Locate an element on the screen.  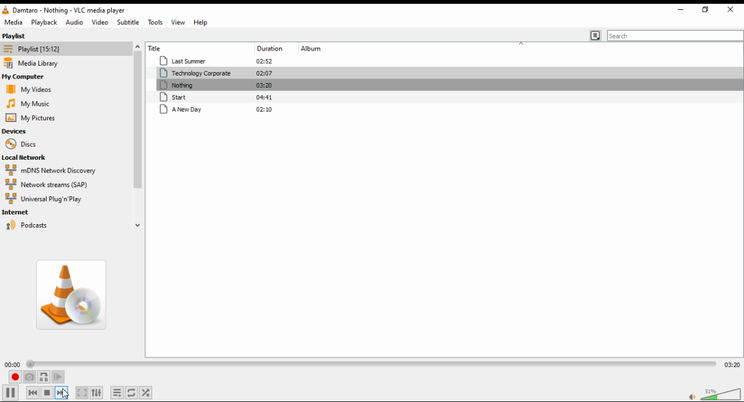
mouse on next media in playlist, skips forward when held is located at coordinates (63, 393).